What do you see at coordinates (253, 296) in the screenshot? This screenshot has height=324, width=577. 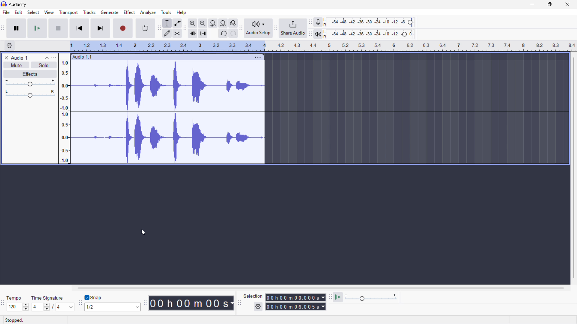 I see `selection` at bounding box center [253, 296].